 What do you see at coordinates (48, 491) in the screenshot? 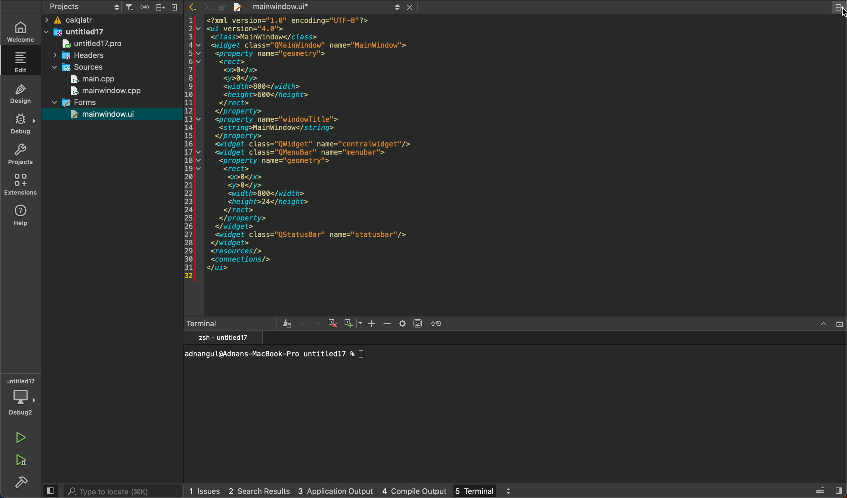
I see `hide left side bar` at bounding box center [48, 491].